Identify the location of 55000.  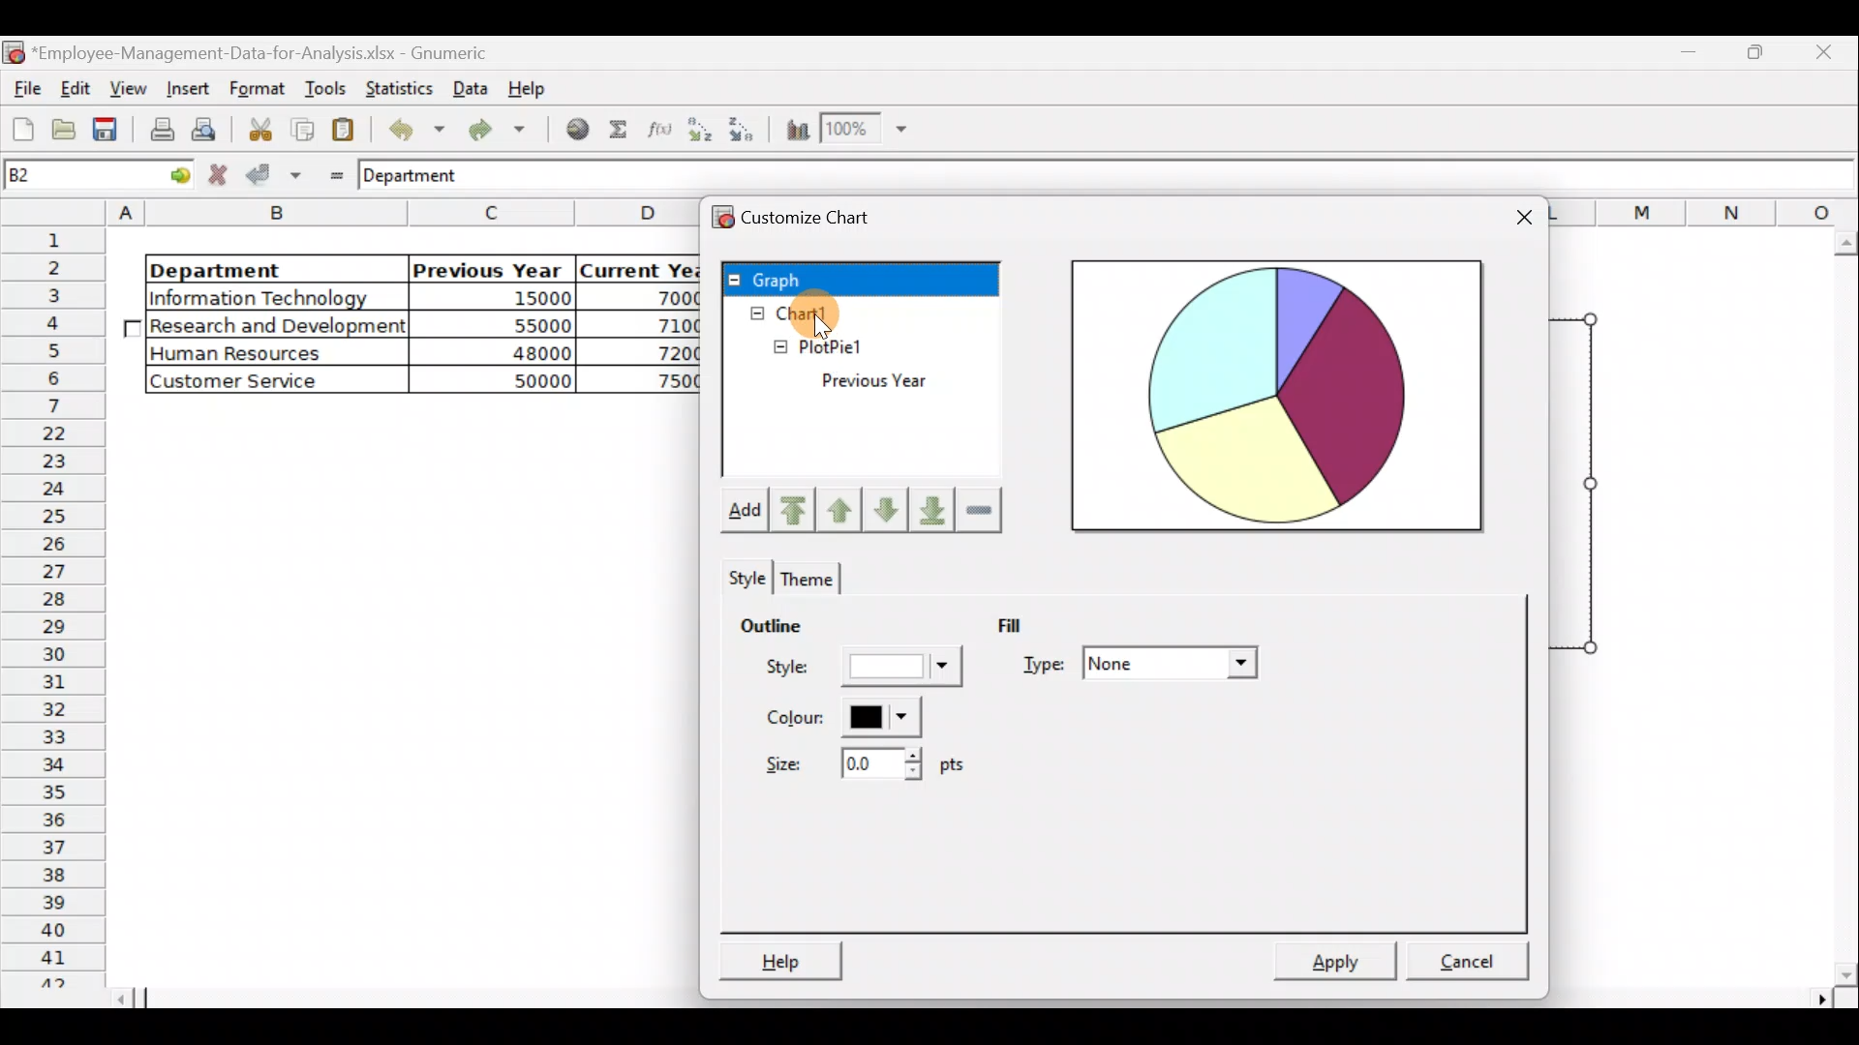
(531, 325).